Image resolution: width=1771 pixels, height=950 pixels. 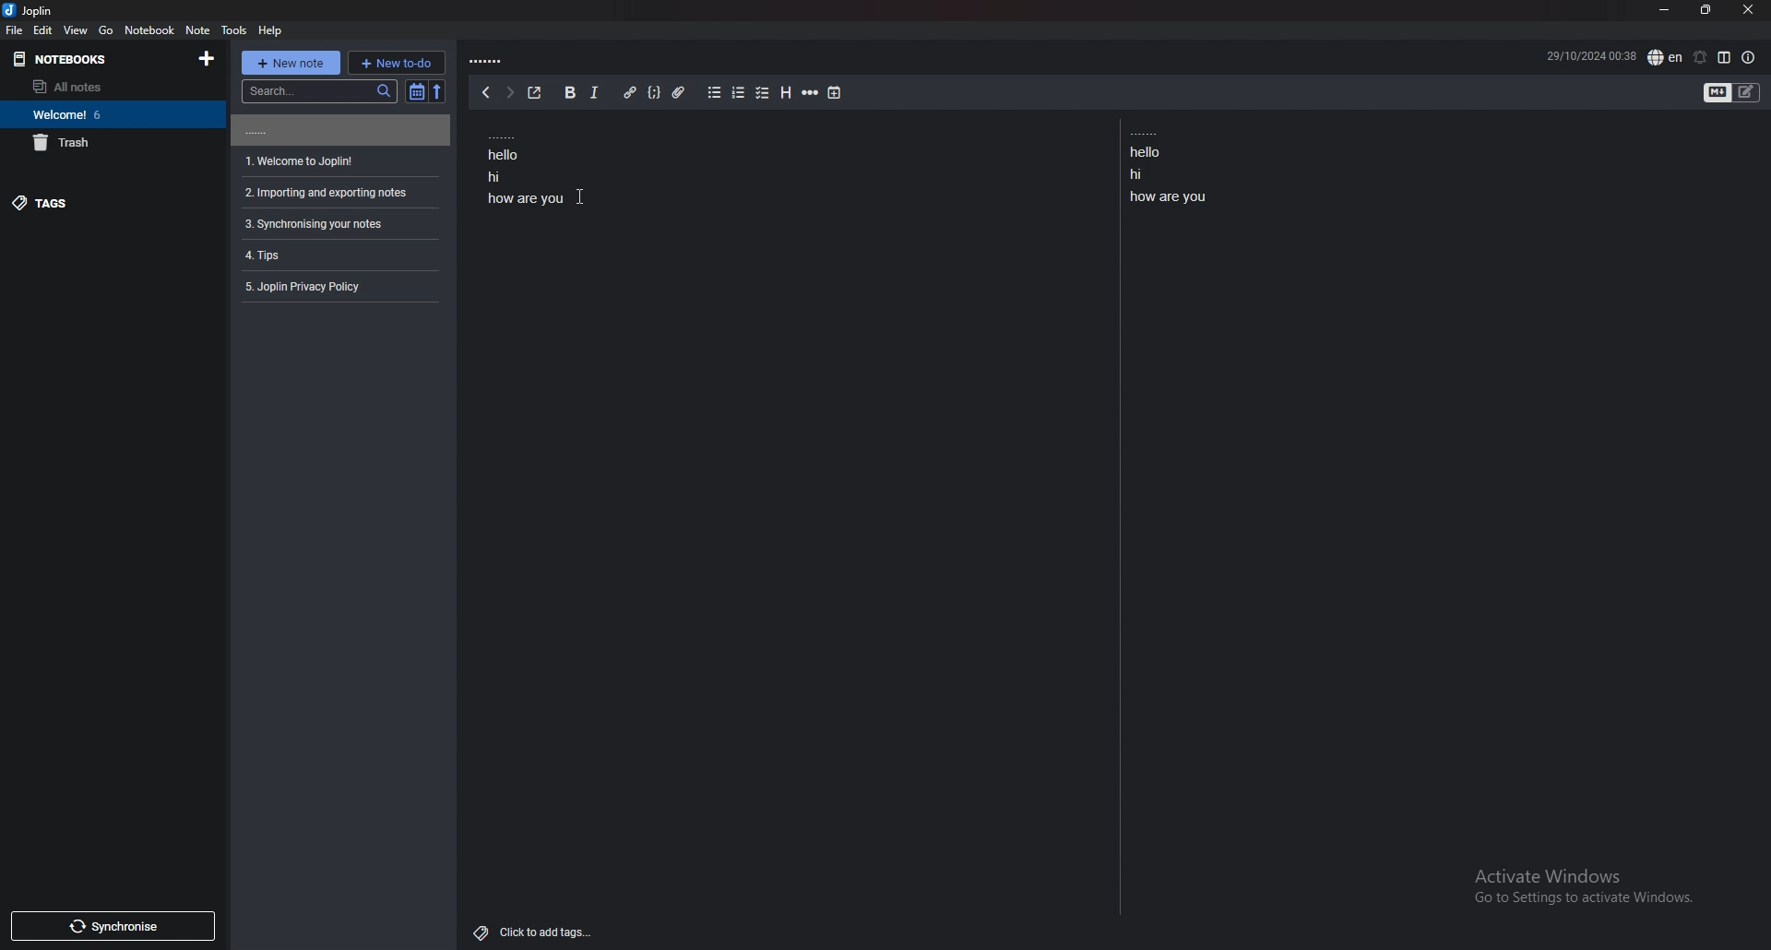 What do you see at coordinates (416, 92) in the screenshot?
I see `toggle sort order field` at bounding box center [416, 92].